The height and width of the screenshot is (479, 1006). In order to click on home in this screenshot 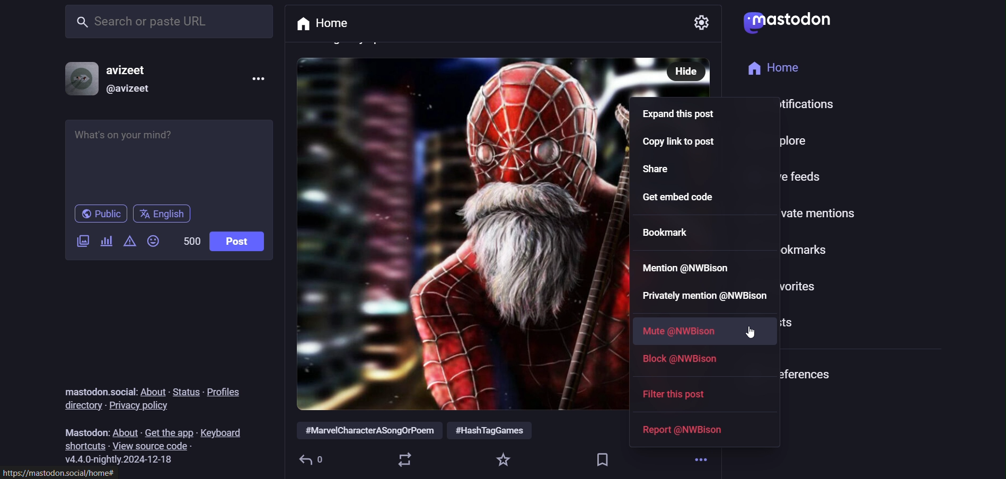, I will do `click(321, 24)`.